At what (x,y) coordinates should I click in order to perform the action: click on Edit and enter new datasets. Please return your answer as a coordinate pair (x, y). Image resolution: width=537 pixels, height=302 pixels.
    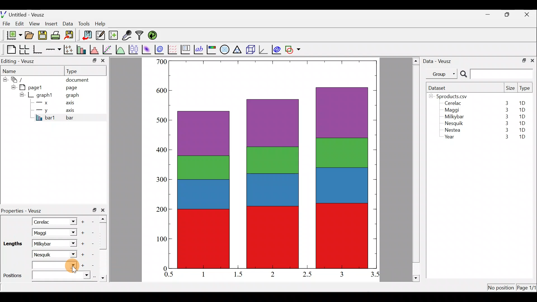
    Looking at the image, I should click on (100, 36).